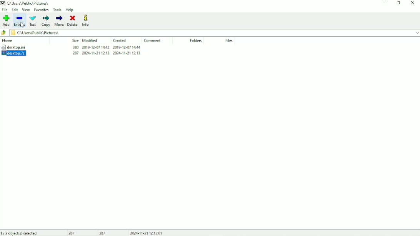 The height and width of the screenshot is (236, 420). I want to click on Extract, so click(20, 21).